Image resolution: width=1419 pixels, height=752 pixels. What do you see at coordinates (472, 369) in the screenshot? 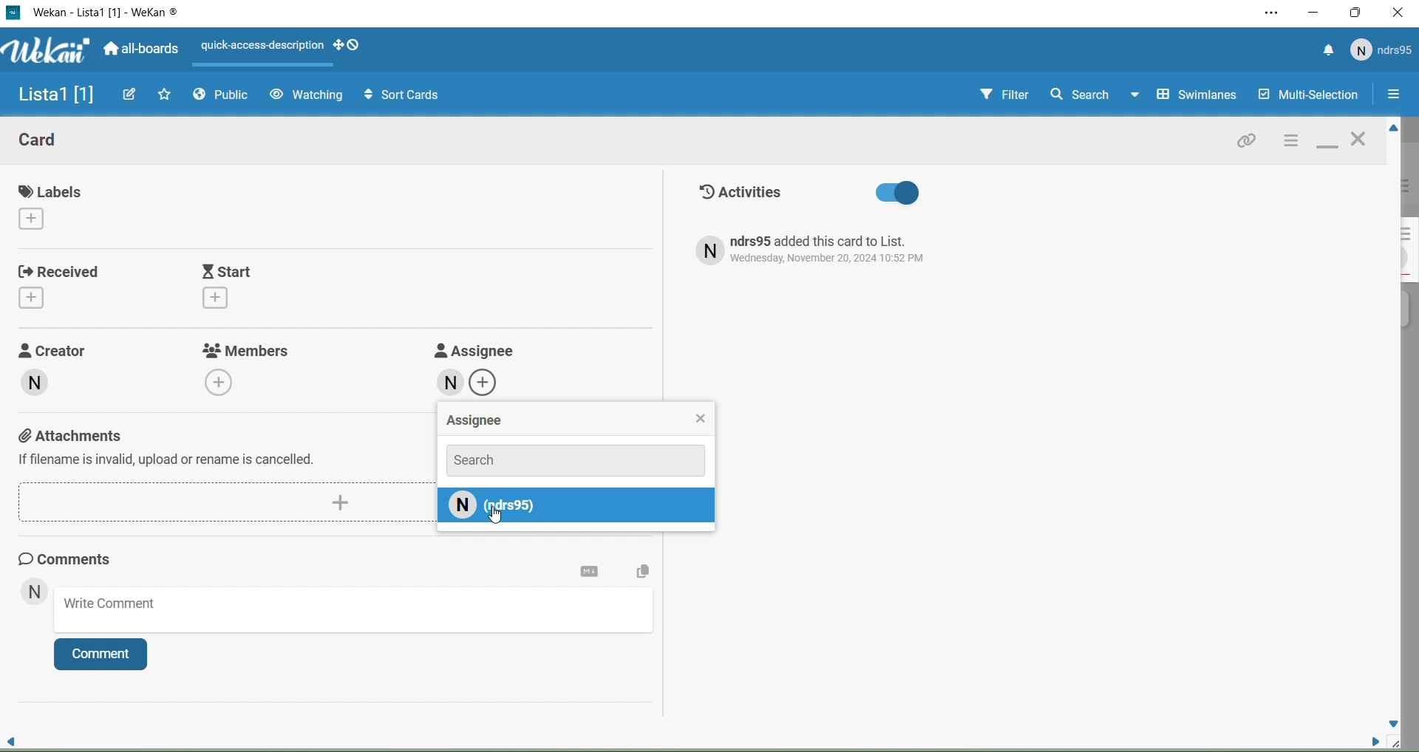
I see `Asignee` at bounding box center [472, 369].